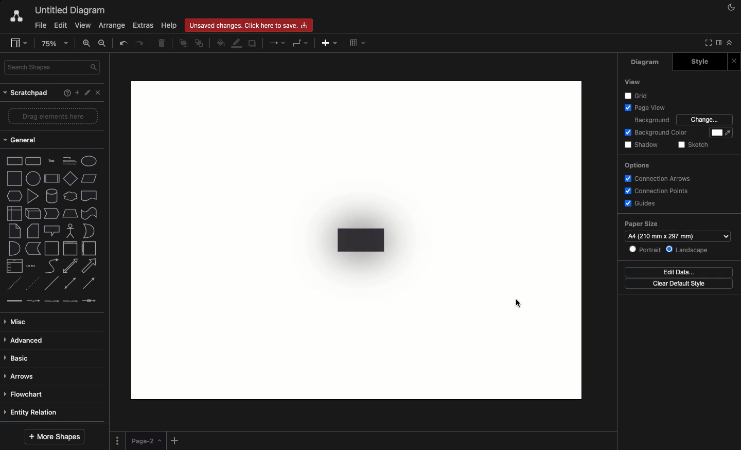 The width and height of the screenshot is (741, 450). What do you see at coordinates (33, 301) in the screenshot?
I see `connector with label` at bounding box center [33, 301].